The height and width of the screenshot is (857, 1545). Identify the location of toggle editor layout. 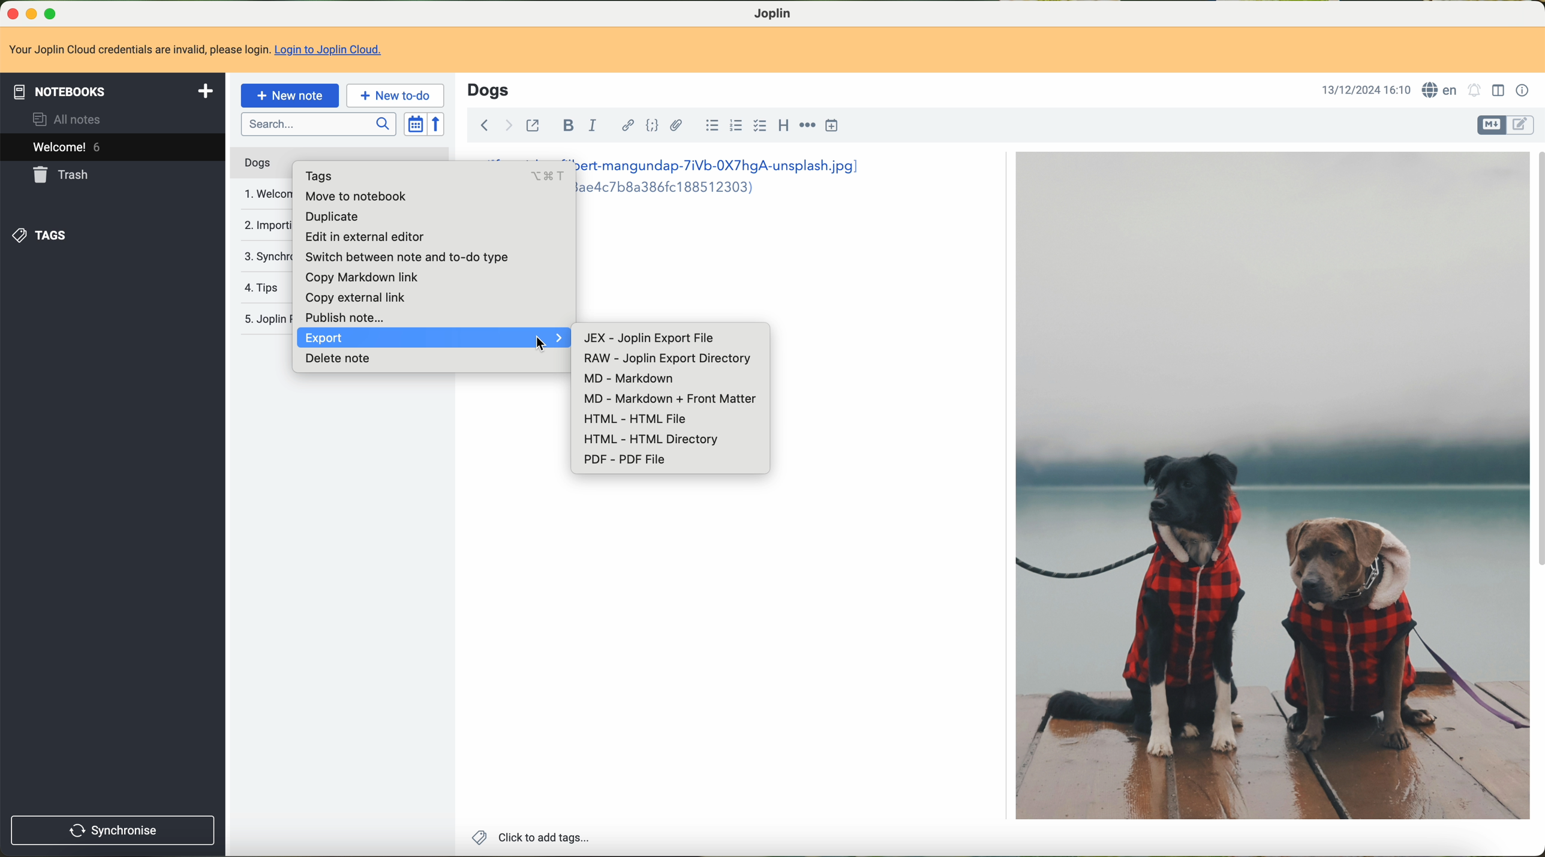
(1498, 90).